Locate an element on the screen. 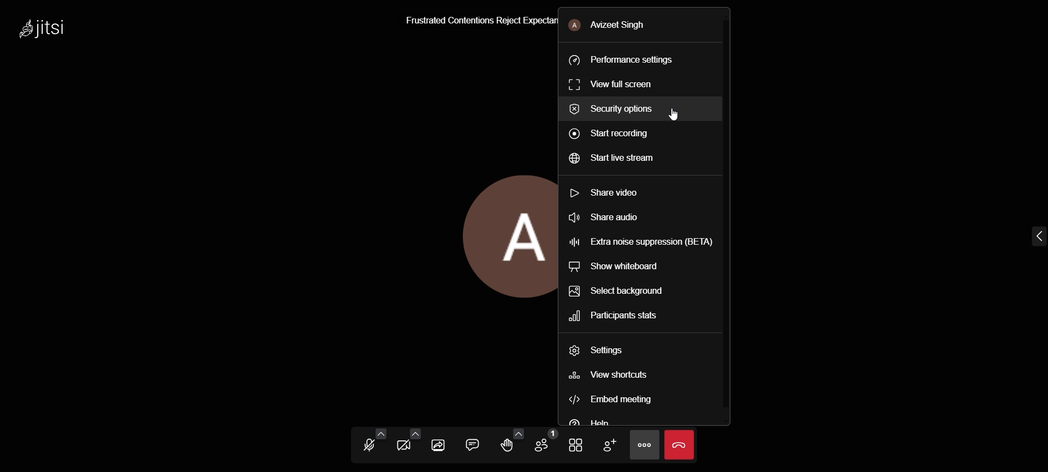 This screenshot has height=472, width=1048. participants is located at coordinates (546, 440).